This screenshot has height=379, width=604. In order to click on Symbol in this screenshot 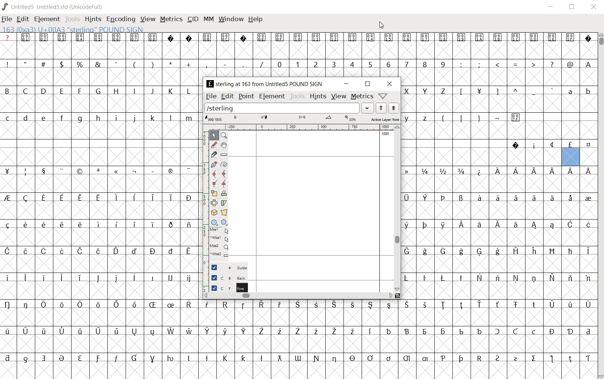, I will do `click(570, 145)`.